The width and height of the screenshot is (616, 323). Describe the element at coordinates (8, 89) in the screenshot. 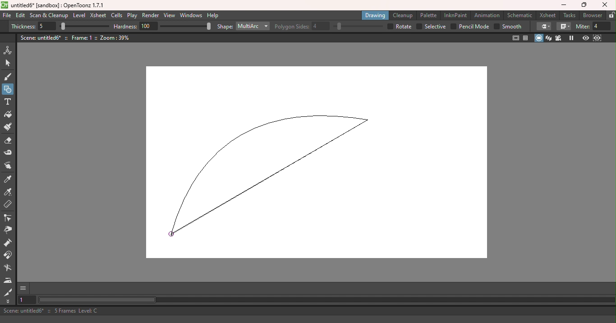

I see `Geometric tool` at that location.